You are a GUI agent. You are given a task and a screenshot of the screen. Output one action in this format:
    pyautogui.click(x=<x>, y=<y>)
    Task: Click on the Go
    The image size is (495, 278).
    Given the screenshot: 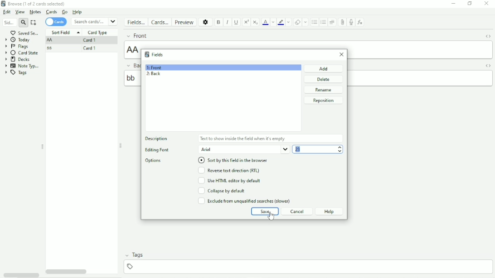 What is the action you would take?
    pyautogui.click(x=65, y=12)
    